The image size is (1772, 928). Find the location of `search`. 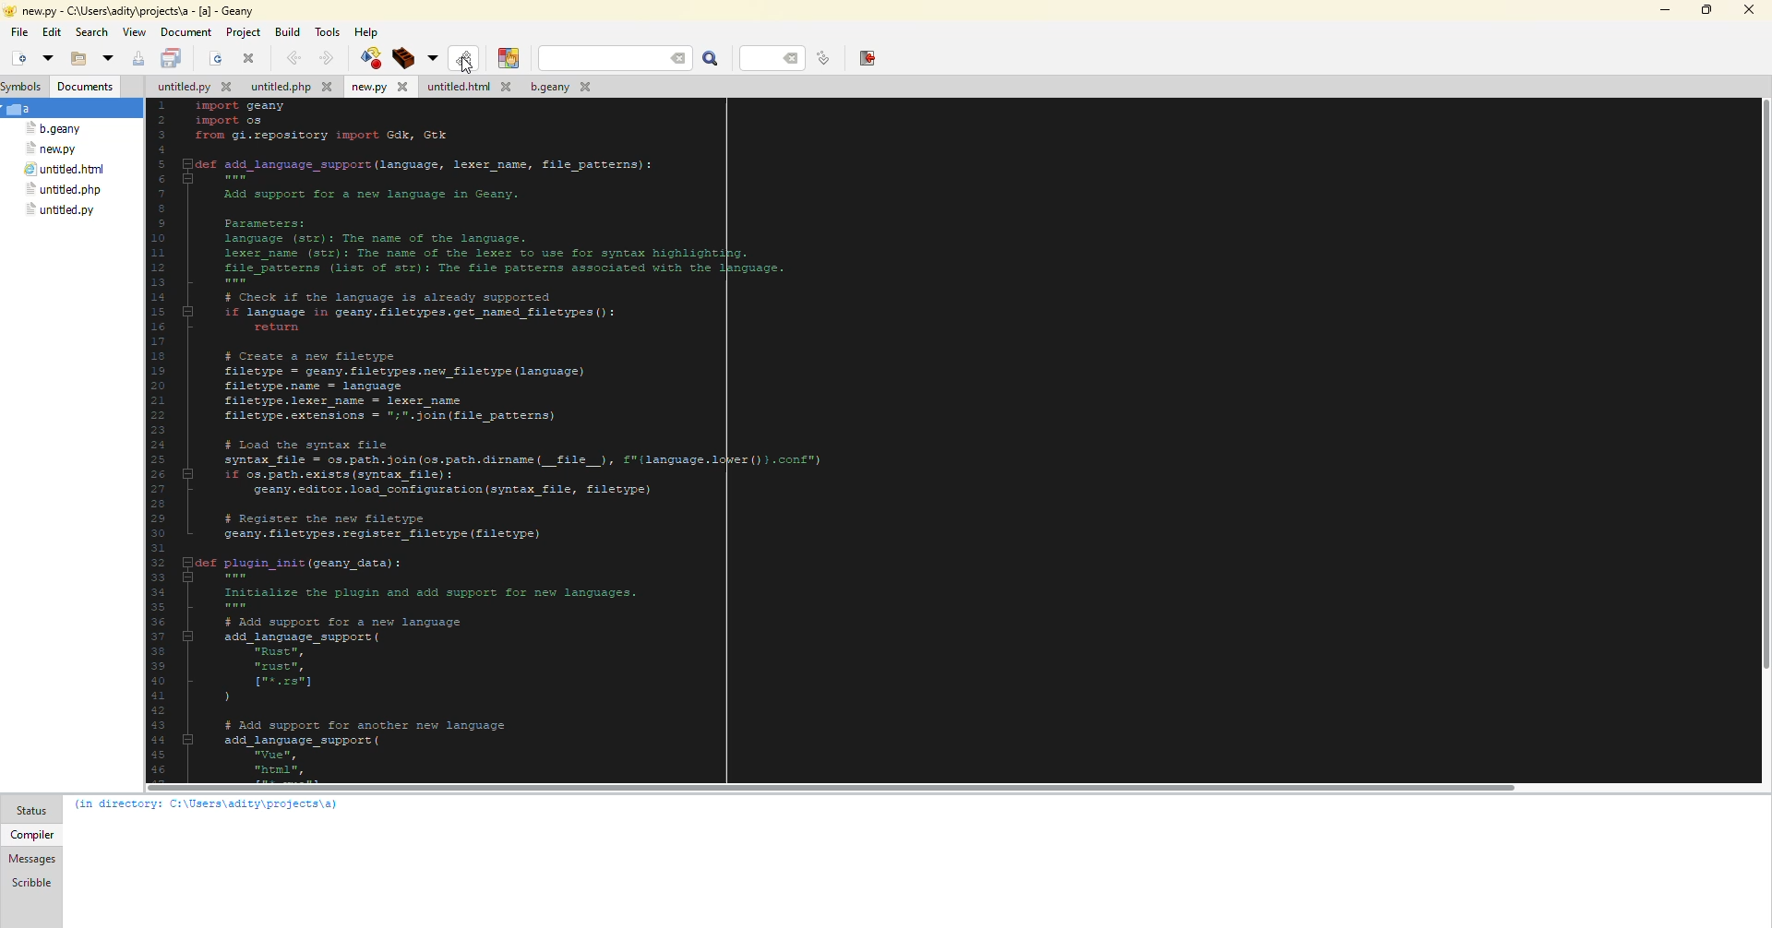

search is located at coordinates (712, 59).